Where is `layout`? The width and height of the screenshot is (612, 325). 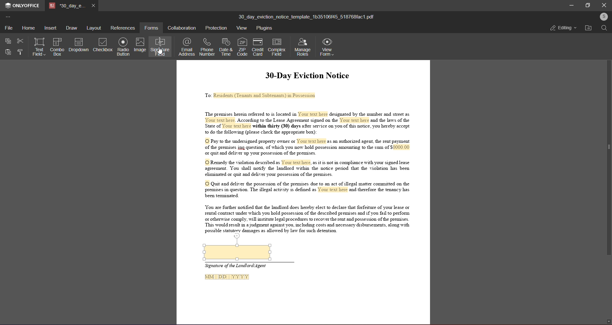
layout is located at coordinates (93, 28).